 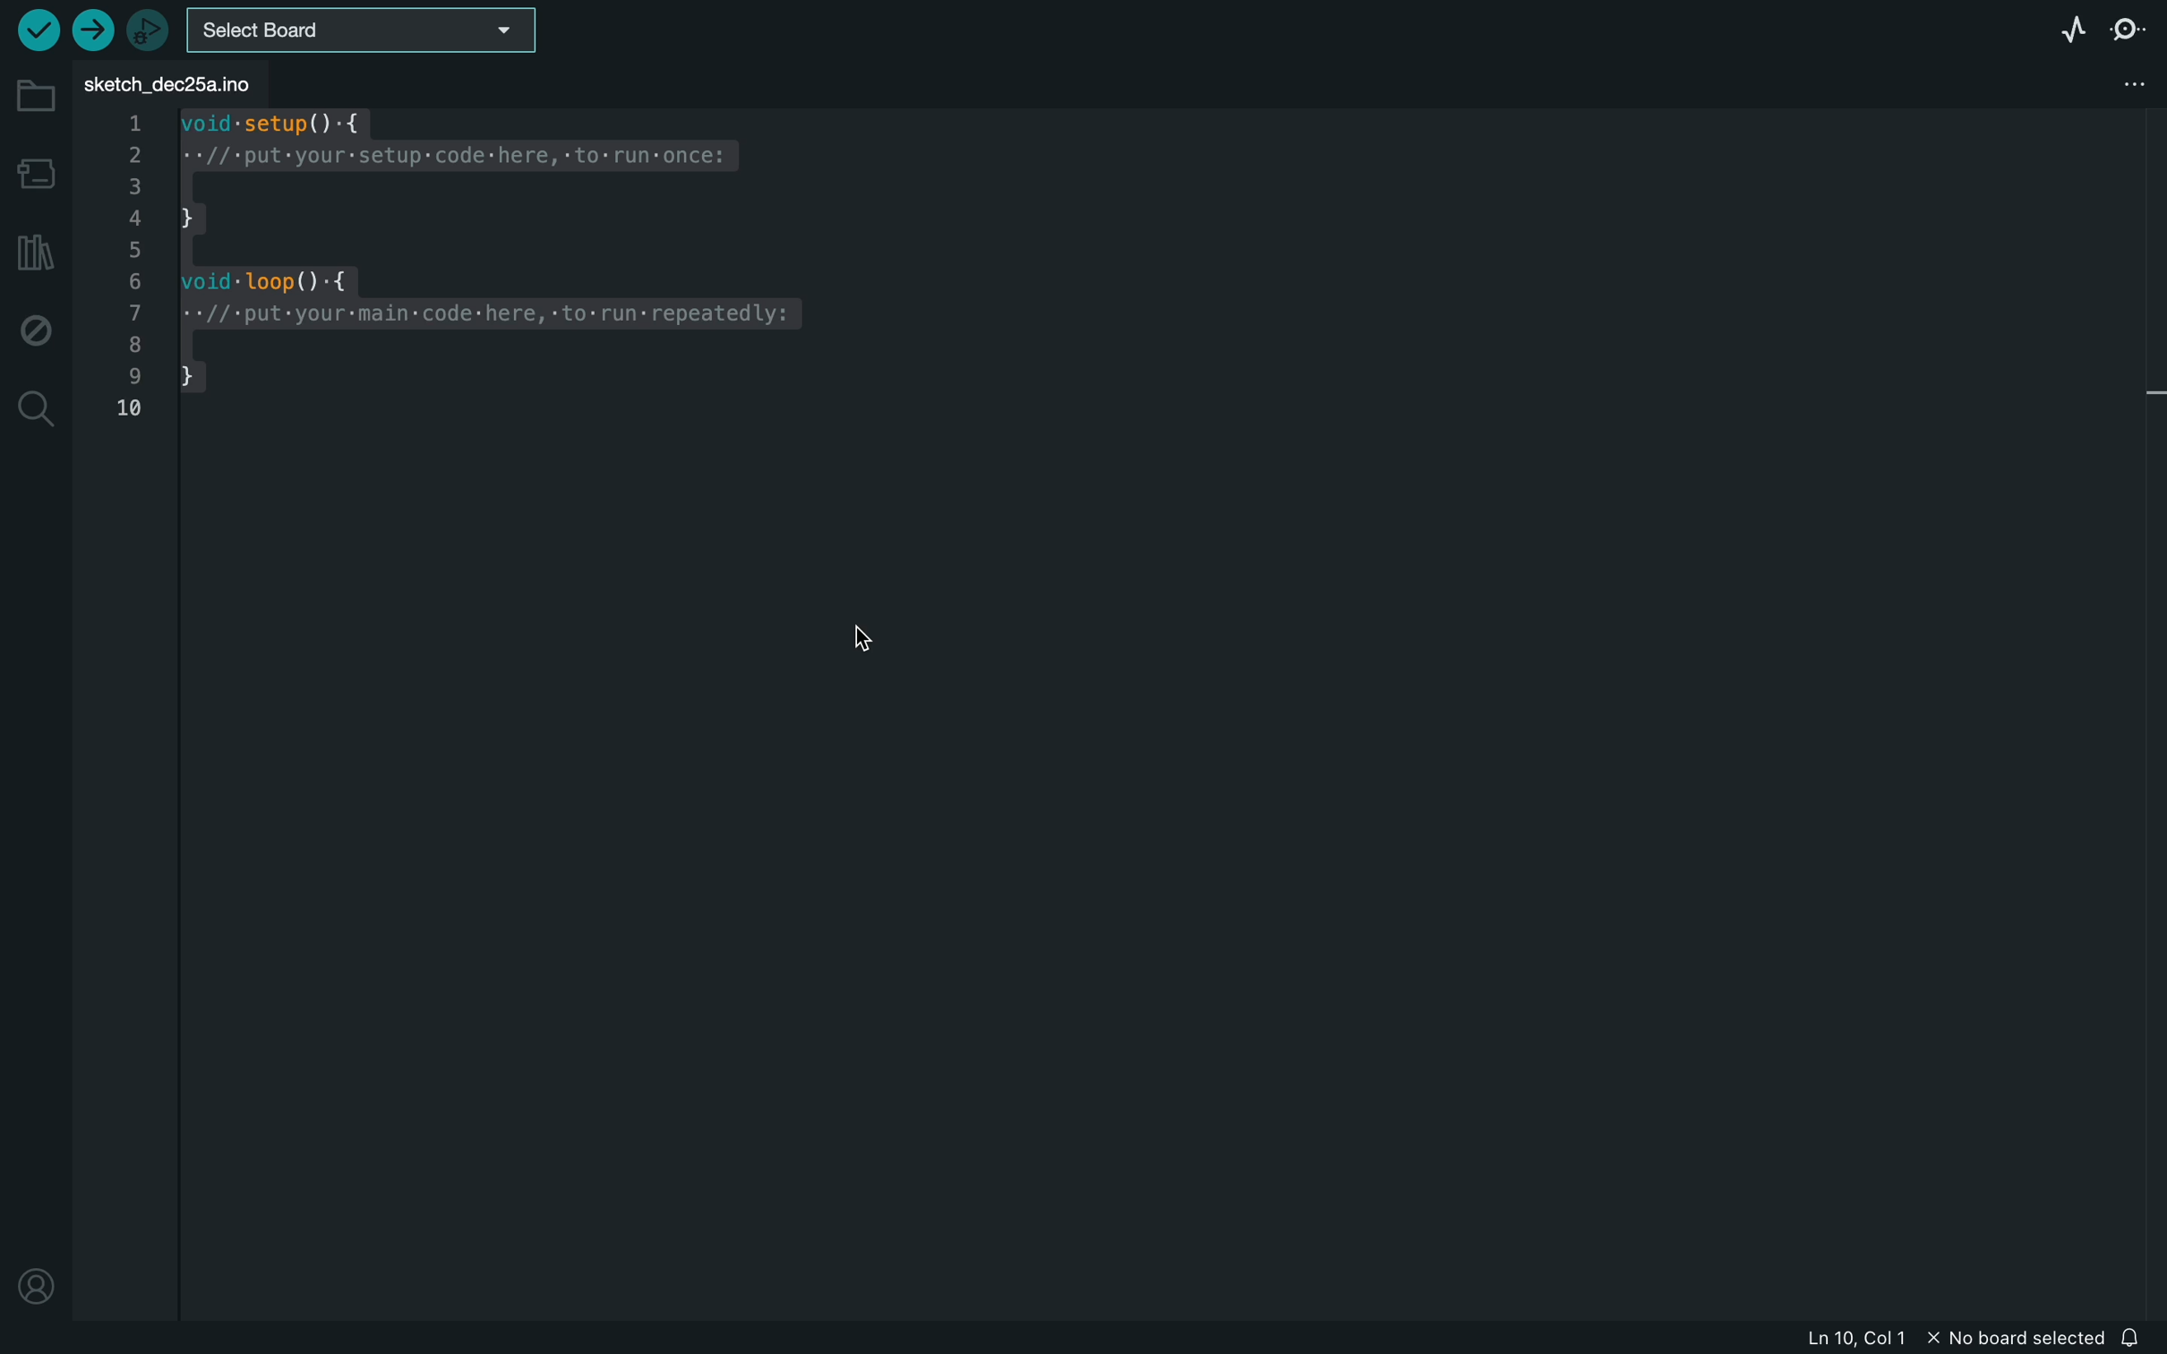 What do you see at coordinates (2135, 1339) in the screenshot?
I see `notification` at bounding box center [2135, 1339].